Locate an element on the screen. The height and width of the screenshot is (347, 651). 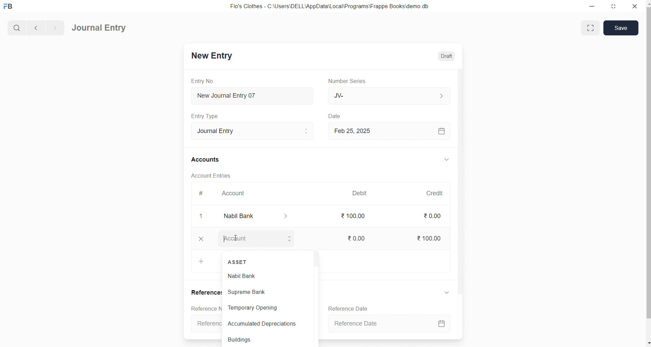
expand/collapse is located at coordinates (447, 160).